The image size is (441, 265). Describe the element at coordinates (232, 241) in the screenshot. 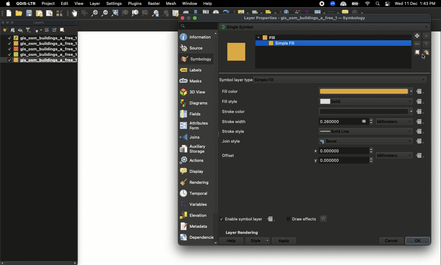

I see `Help` at that location.